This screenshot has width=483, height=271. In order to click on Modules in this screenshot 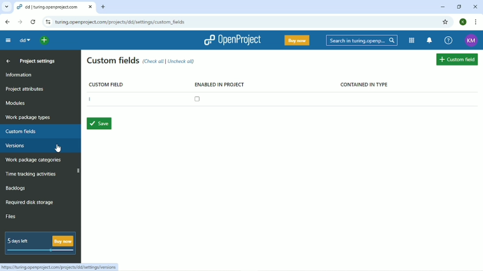, I will do `click(16, 103)`.